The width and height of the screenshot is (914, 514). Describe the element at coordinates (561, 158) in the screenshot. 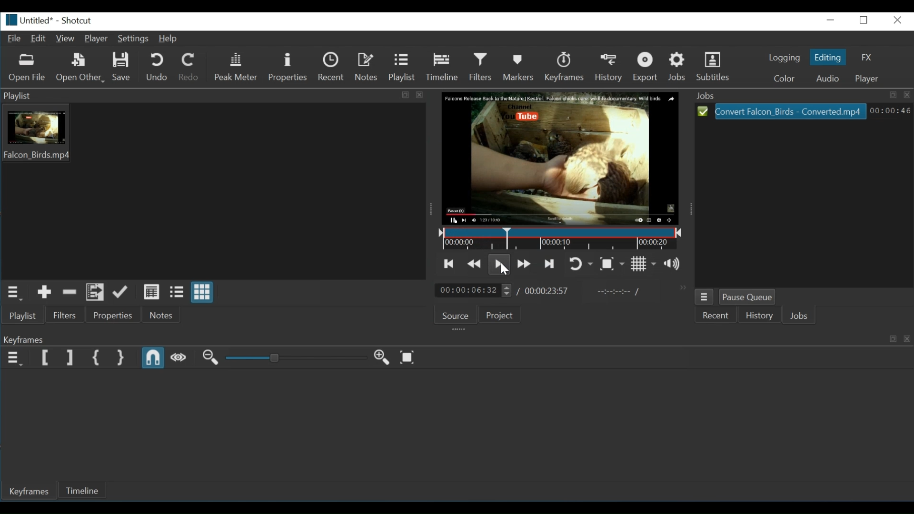

I see `Media Viewer` at that location.